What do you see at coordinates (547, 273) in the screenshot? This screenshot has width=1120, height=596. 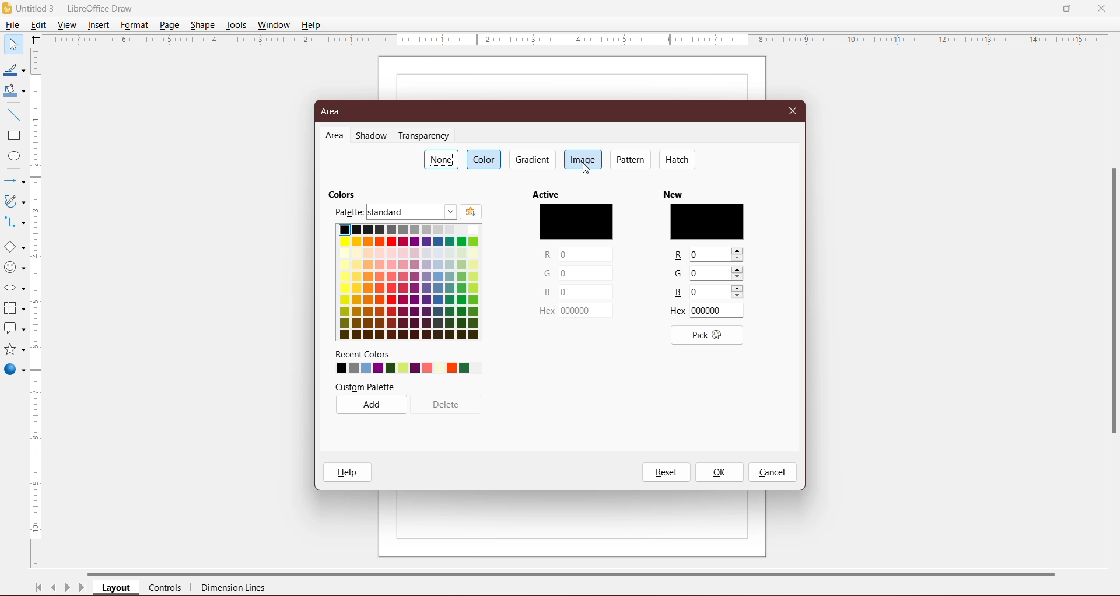 I see `G` at bounding box center [547, 273].